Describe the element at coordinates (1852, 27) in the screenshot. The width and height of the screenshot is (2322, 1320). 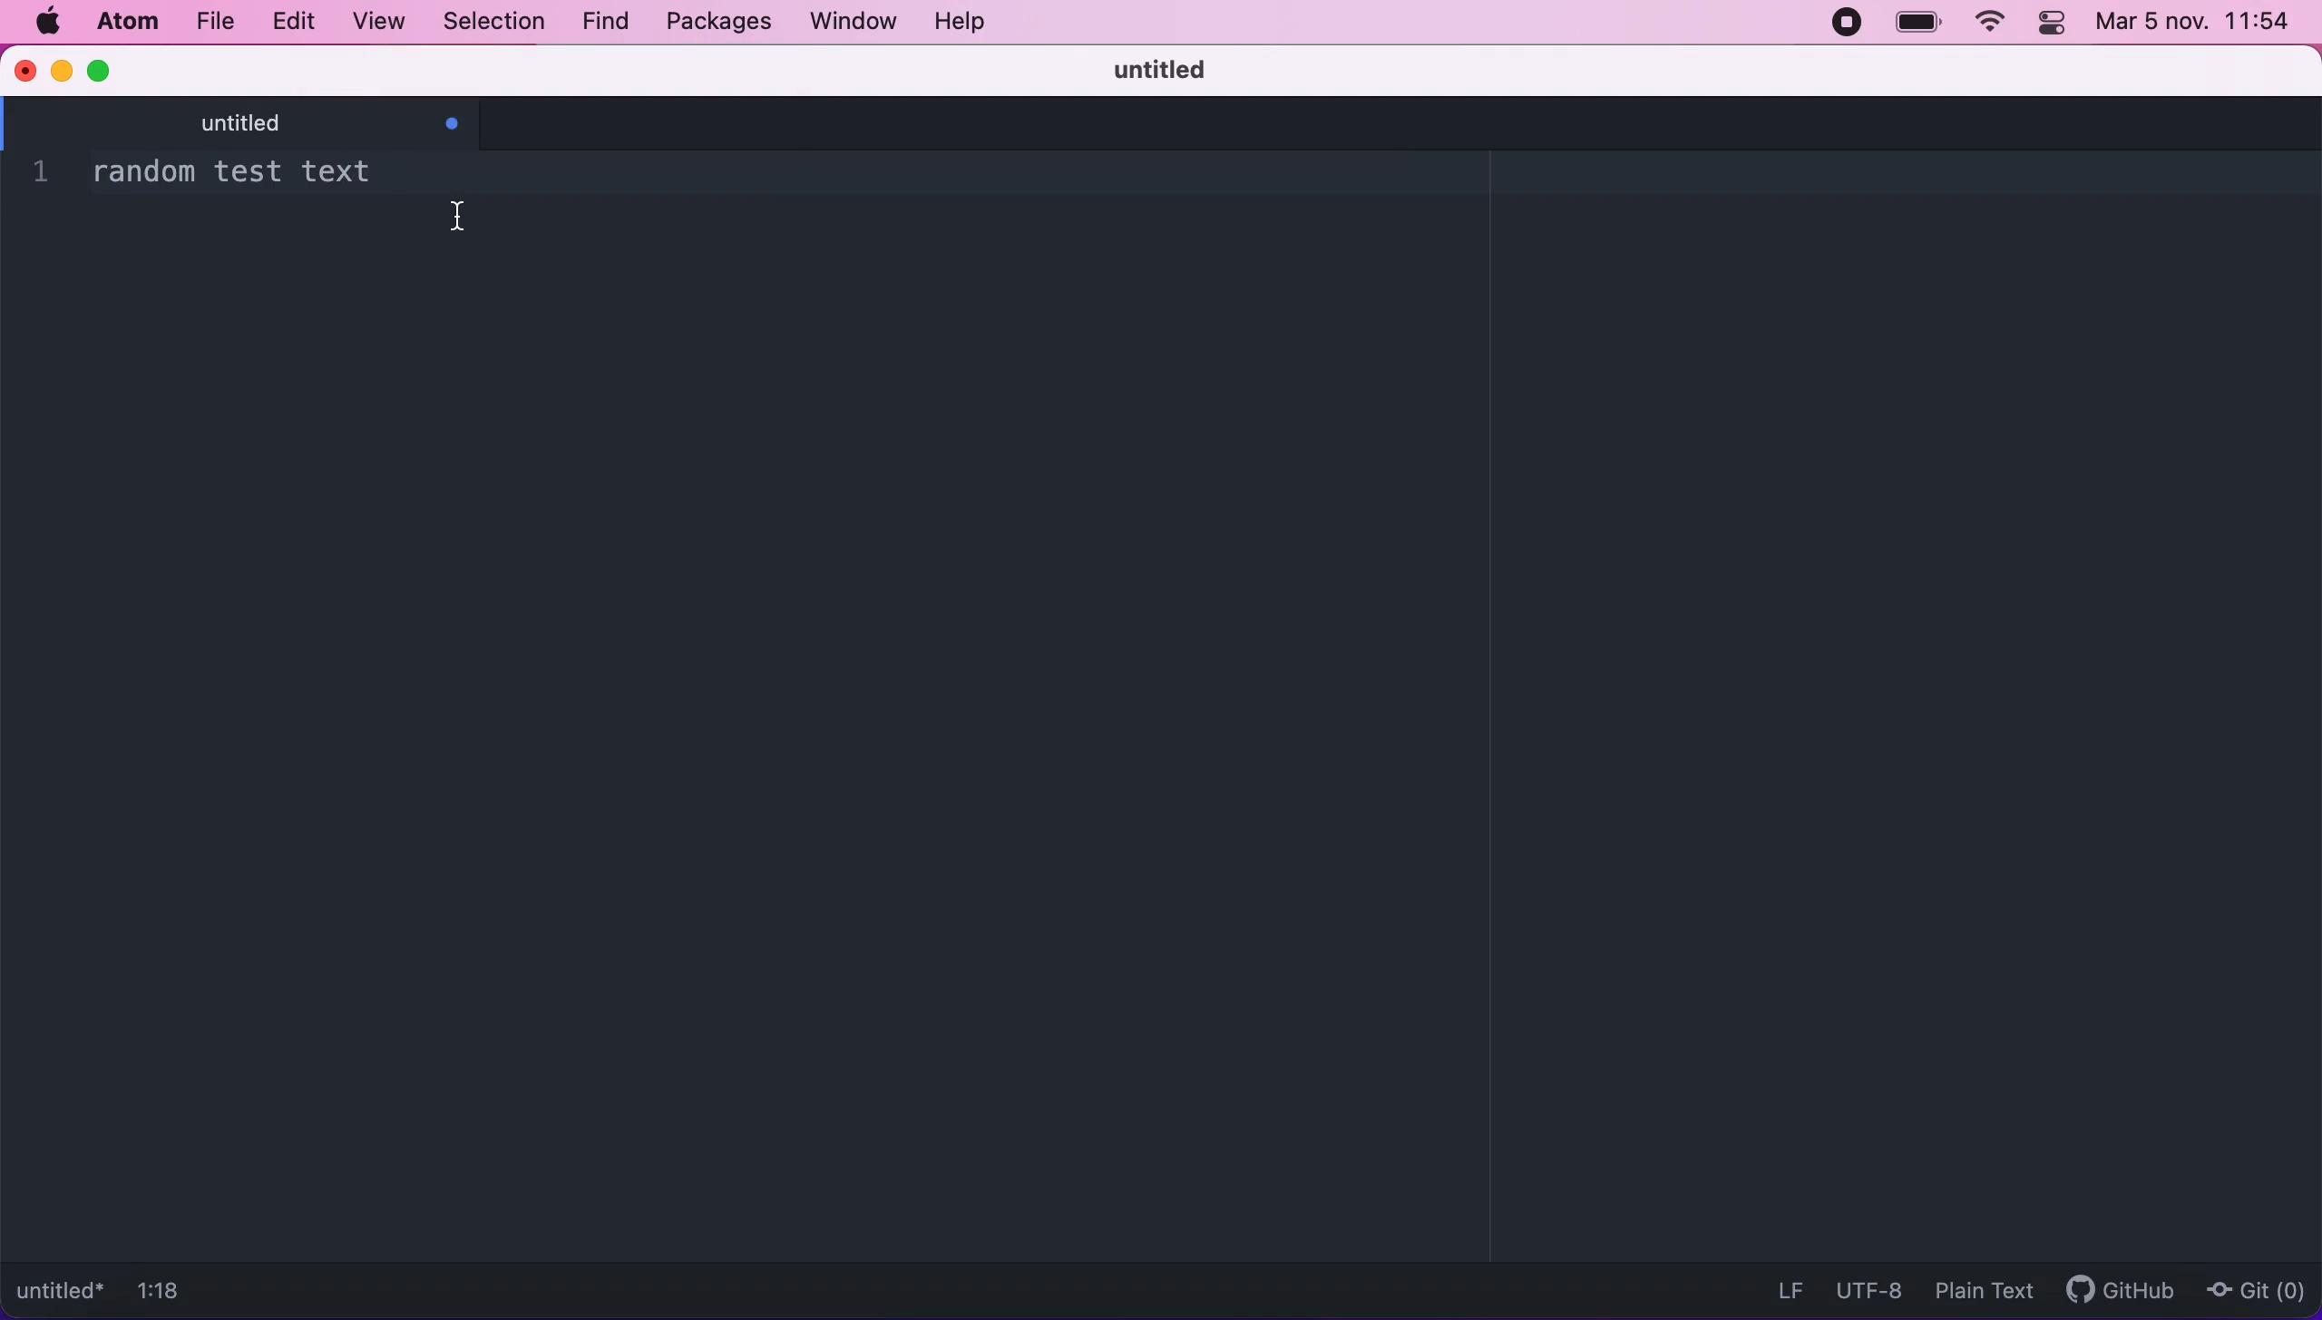
I see `recording stopped` at that location.